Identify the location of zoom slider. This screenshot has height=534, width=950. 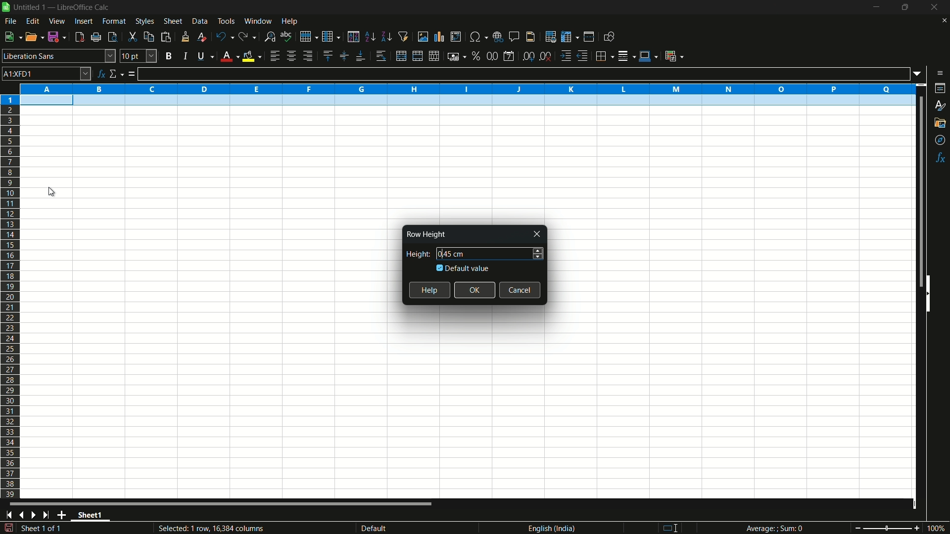
(887, 528).